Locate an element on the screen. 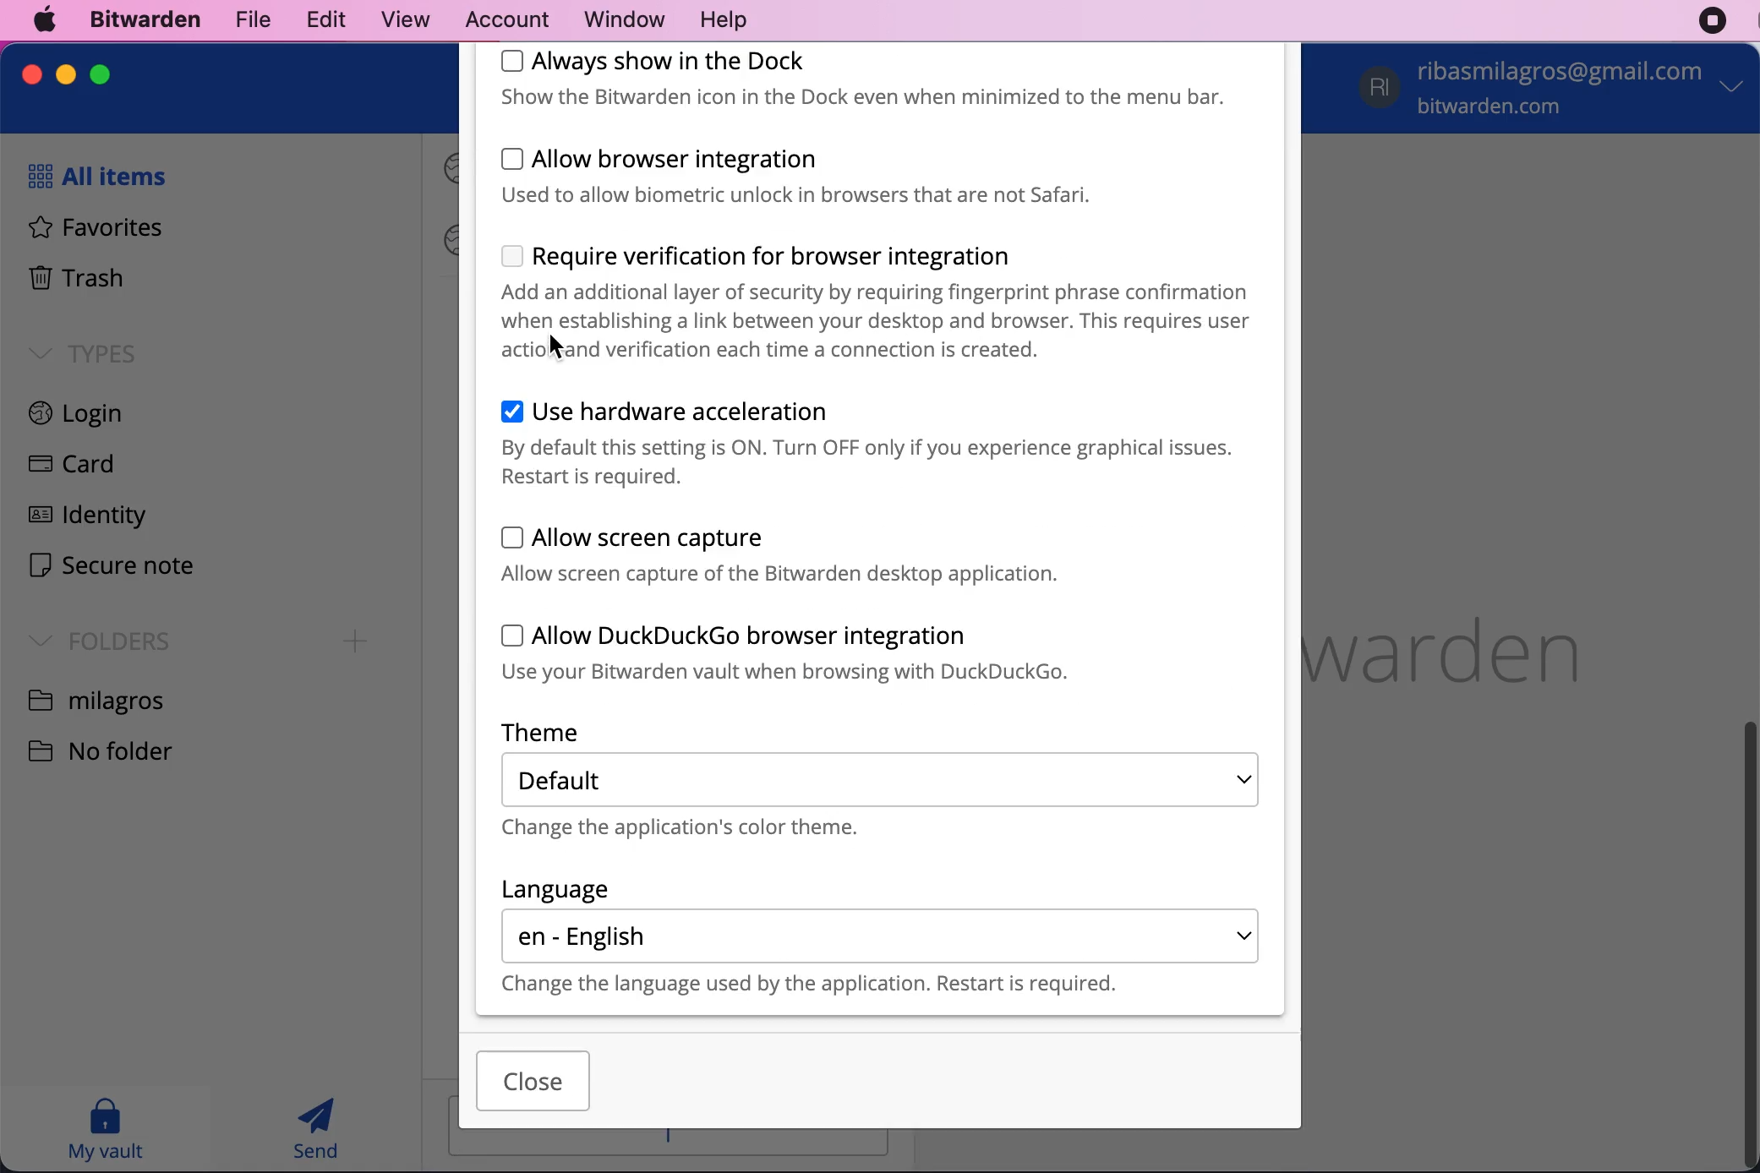 Image resolution: width=1760 pixels, height=1173 pixels. send is located at coordinates (318, 1128).